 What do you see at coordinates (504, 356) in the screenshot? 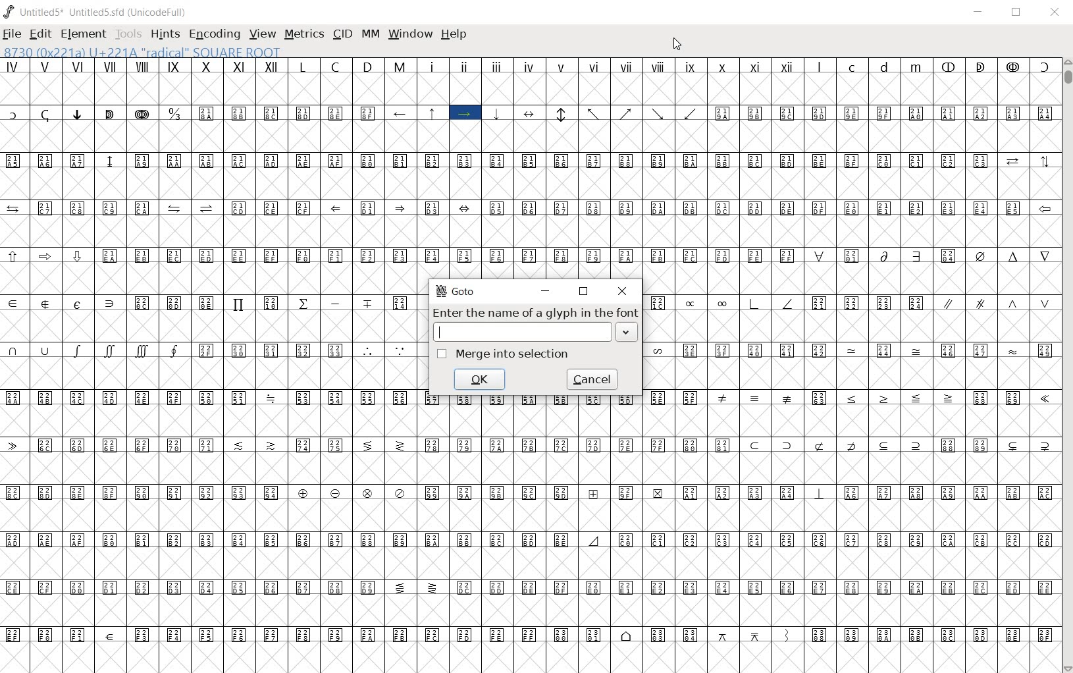
I see `Merge into selection` at bounding box center [504, 356].